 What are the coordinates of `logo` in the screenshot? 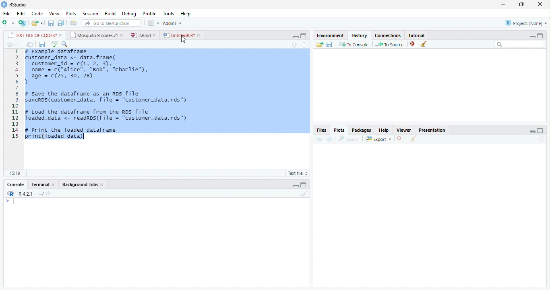 It's located at (4, 4).